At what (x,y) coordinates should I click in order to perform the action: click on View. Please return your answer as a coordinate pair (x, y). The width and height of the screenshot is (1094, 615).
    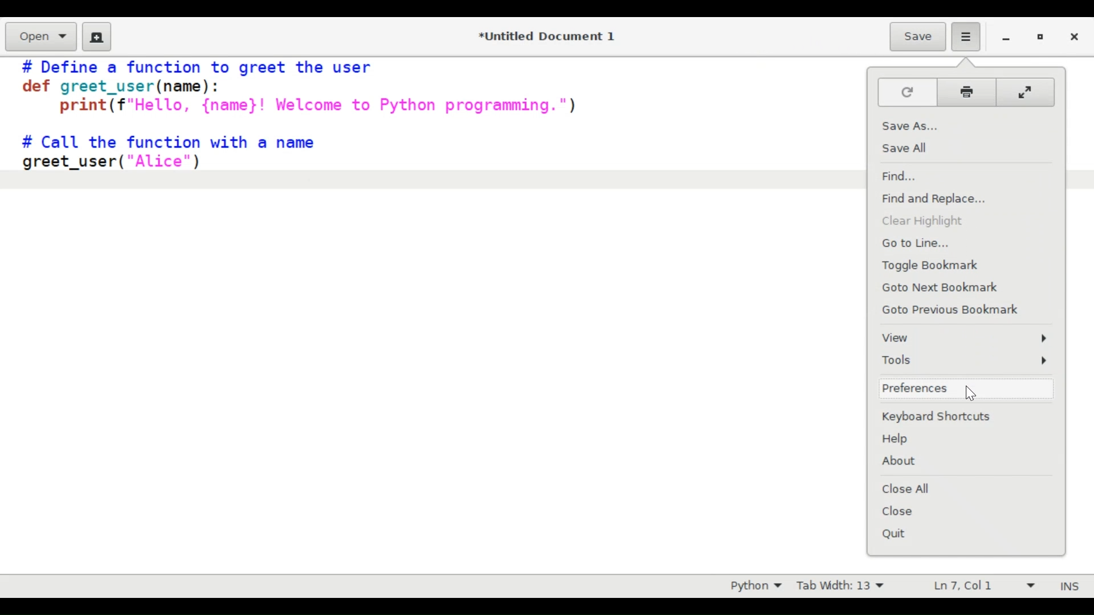
    Looking at the image, I should click on (964, 337).